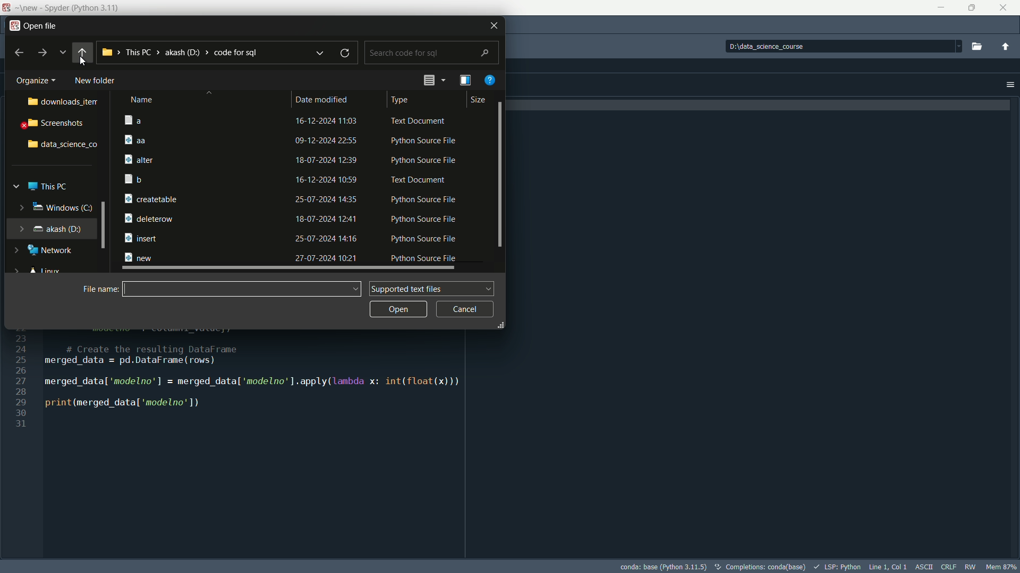 The width and height of the screenshot is (1020, 573). I want to click on expand, so click(20, 207).